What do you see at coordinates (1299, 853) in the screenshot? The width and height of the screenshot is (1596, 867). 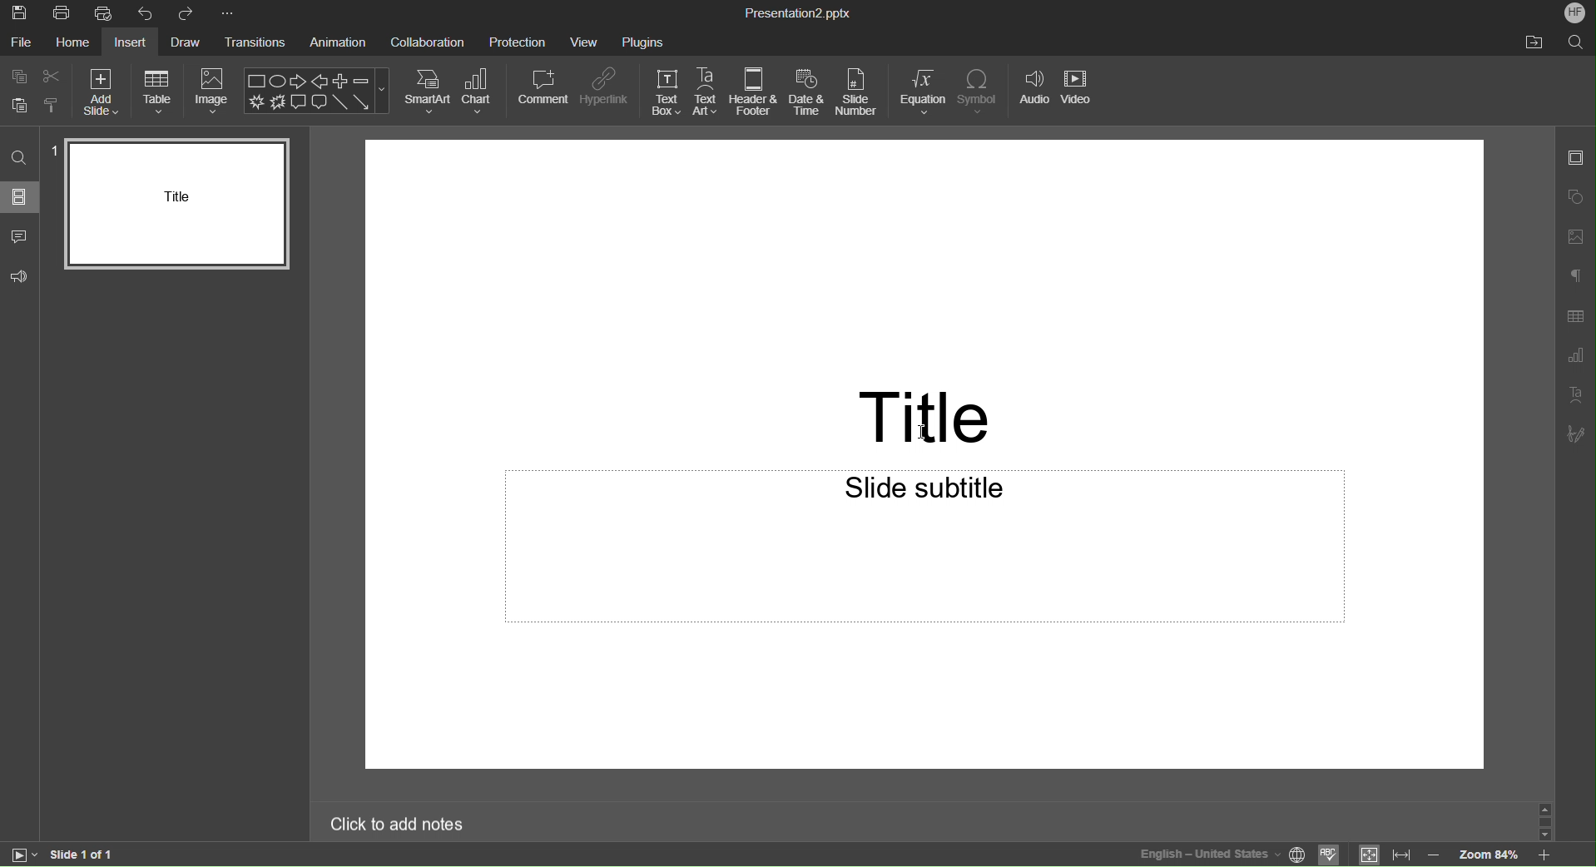 I see `set document language` at bounding box center [1299, 853].